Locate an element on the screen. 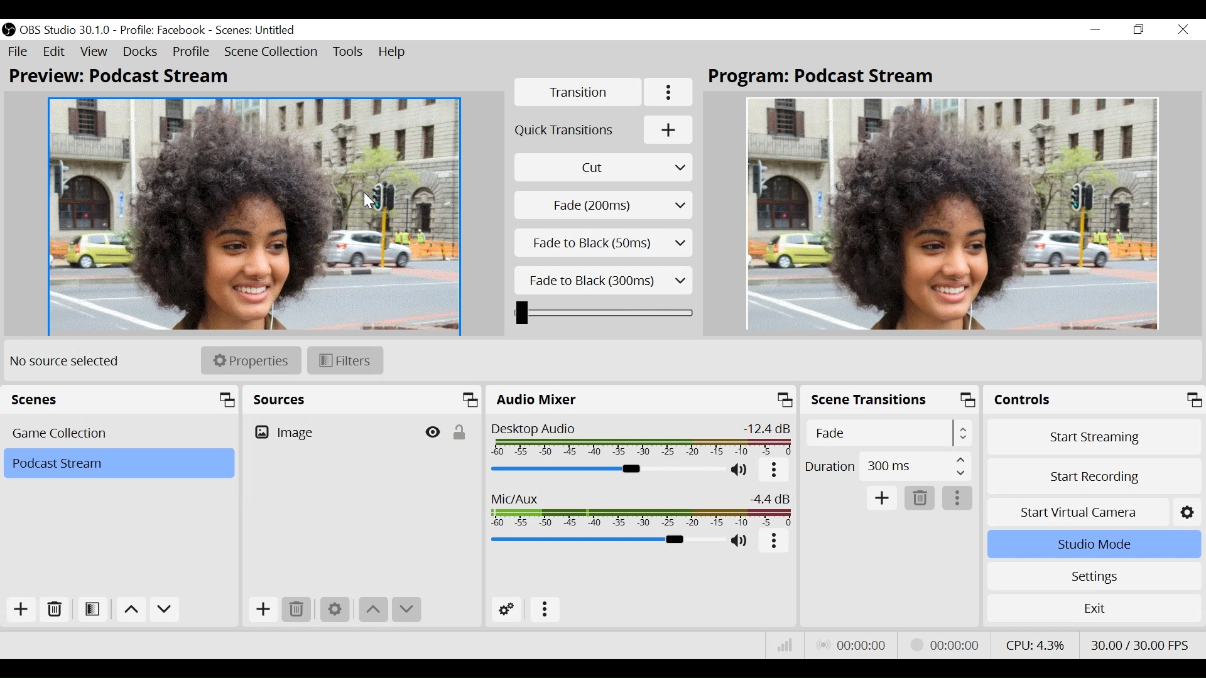 Image resolution: width=1206 pixels, height=678 pixels. Restore is located at coordinates (1138, 30).